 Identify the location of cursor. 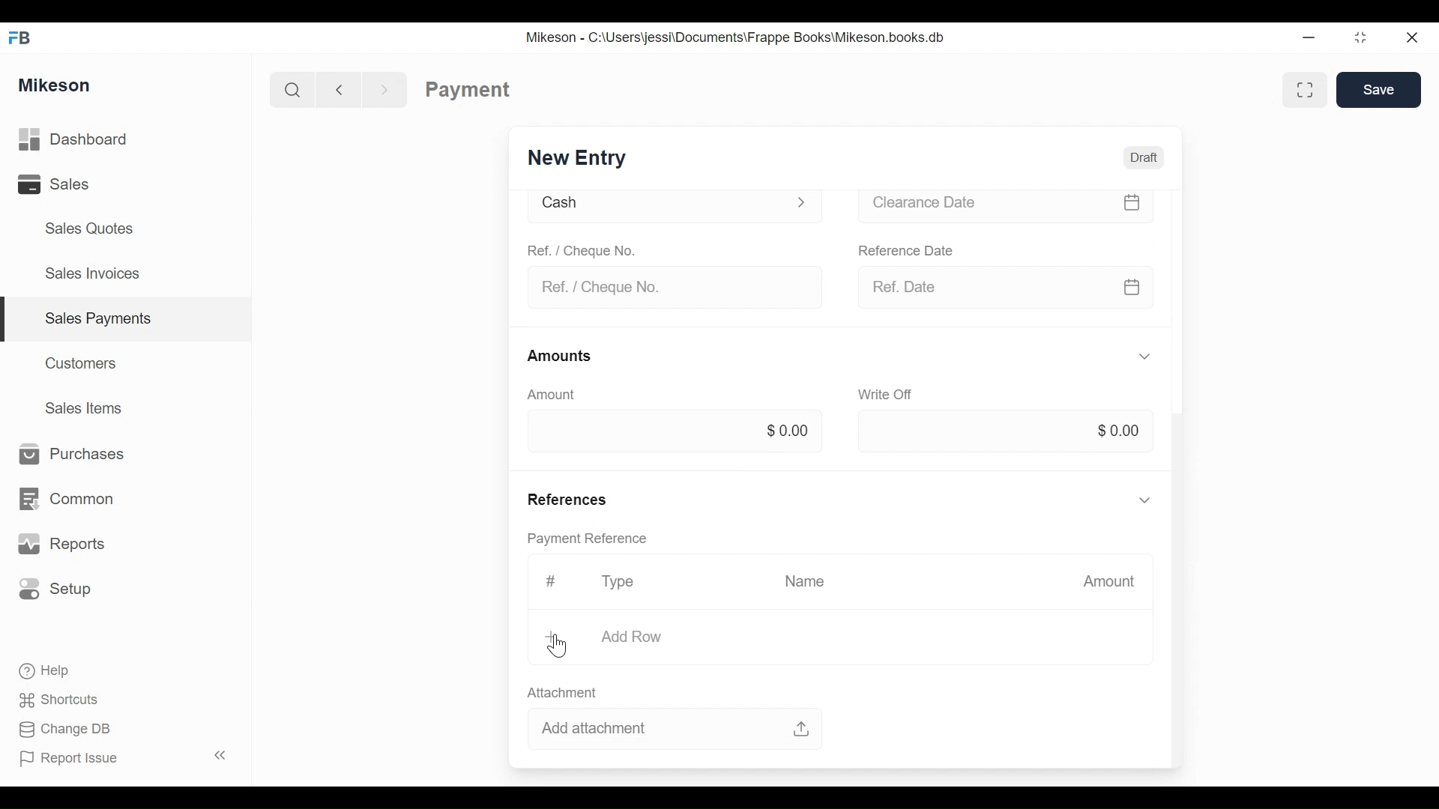
(562, 645).